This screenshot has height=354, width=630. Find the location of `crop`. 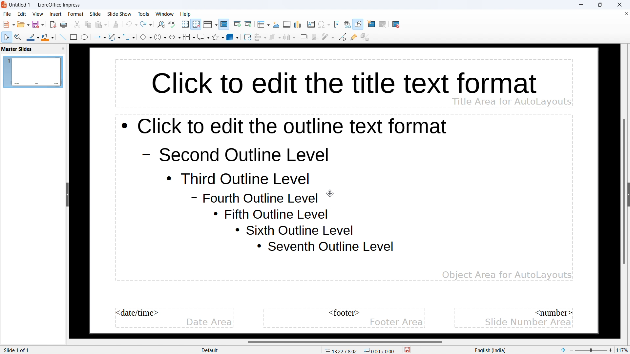

crop is located at coordinates (315, 37).